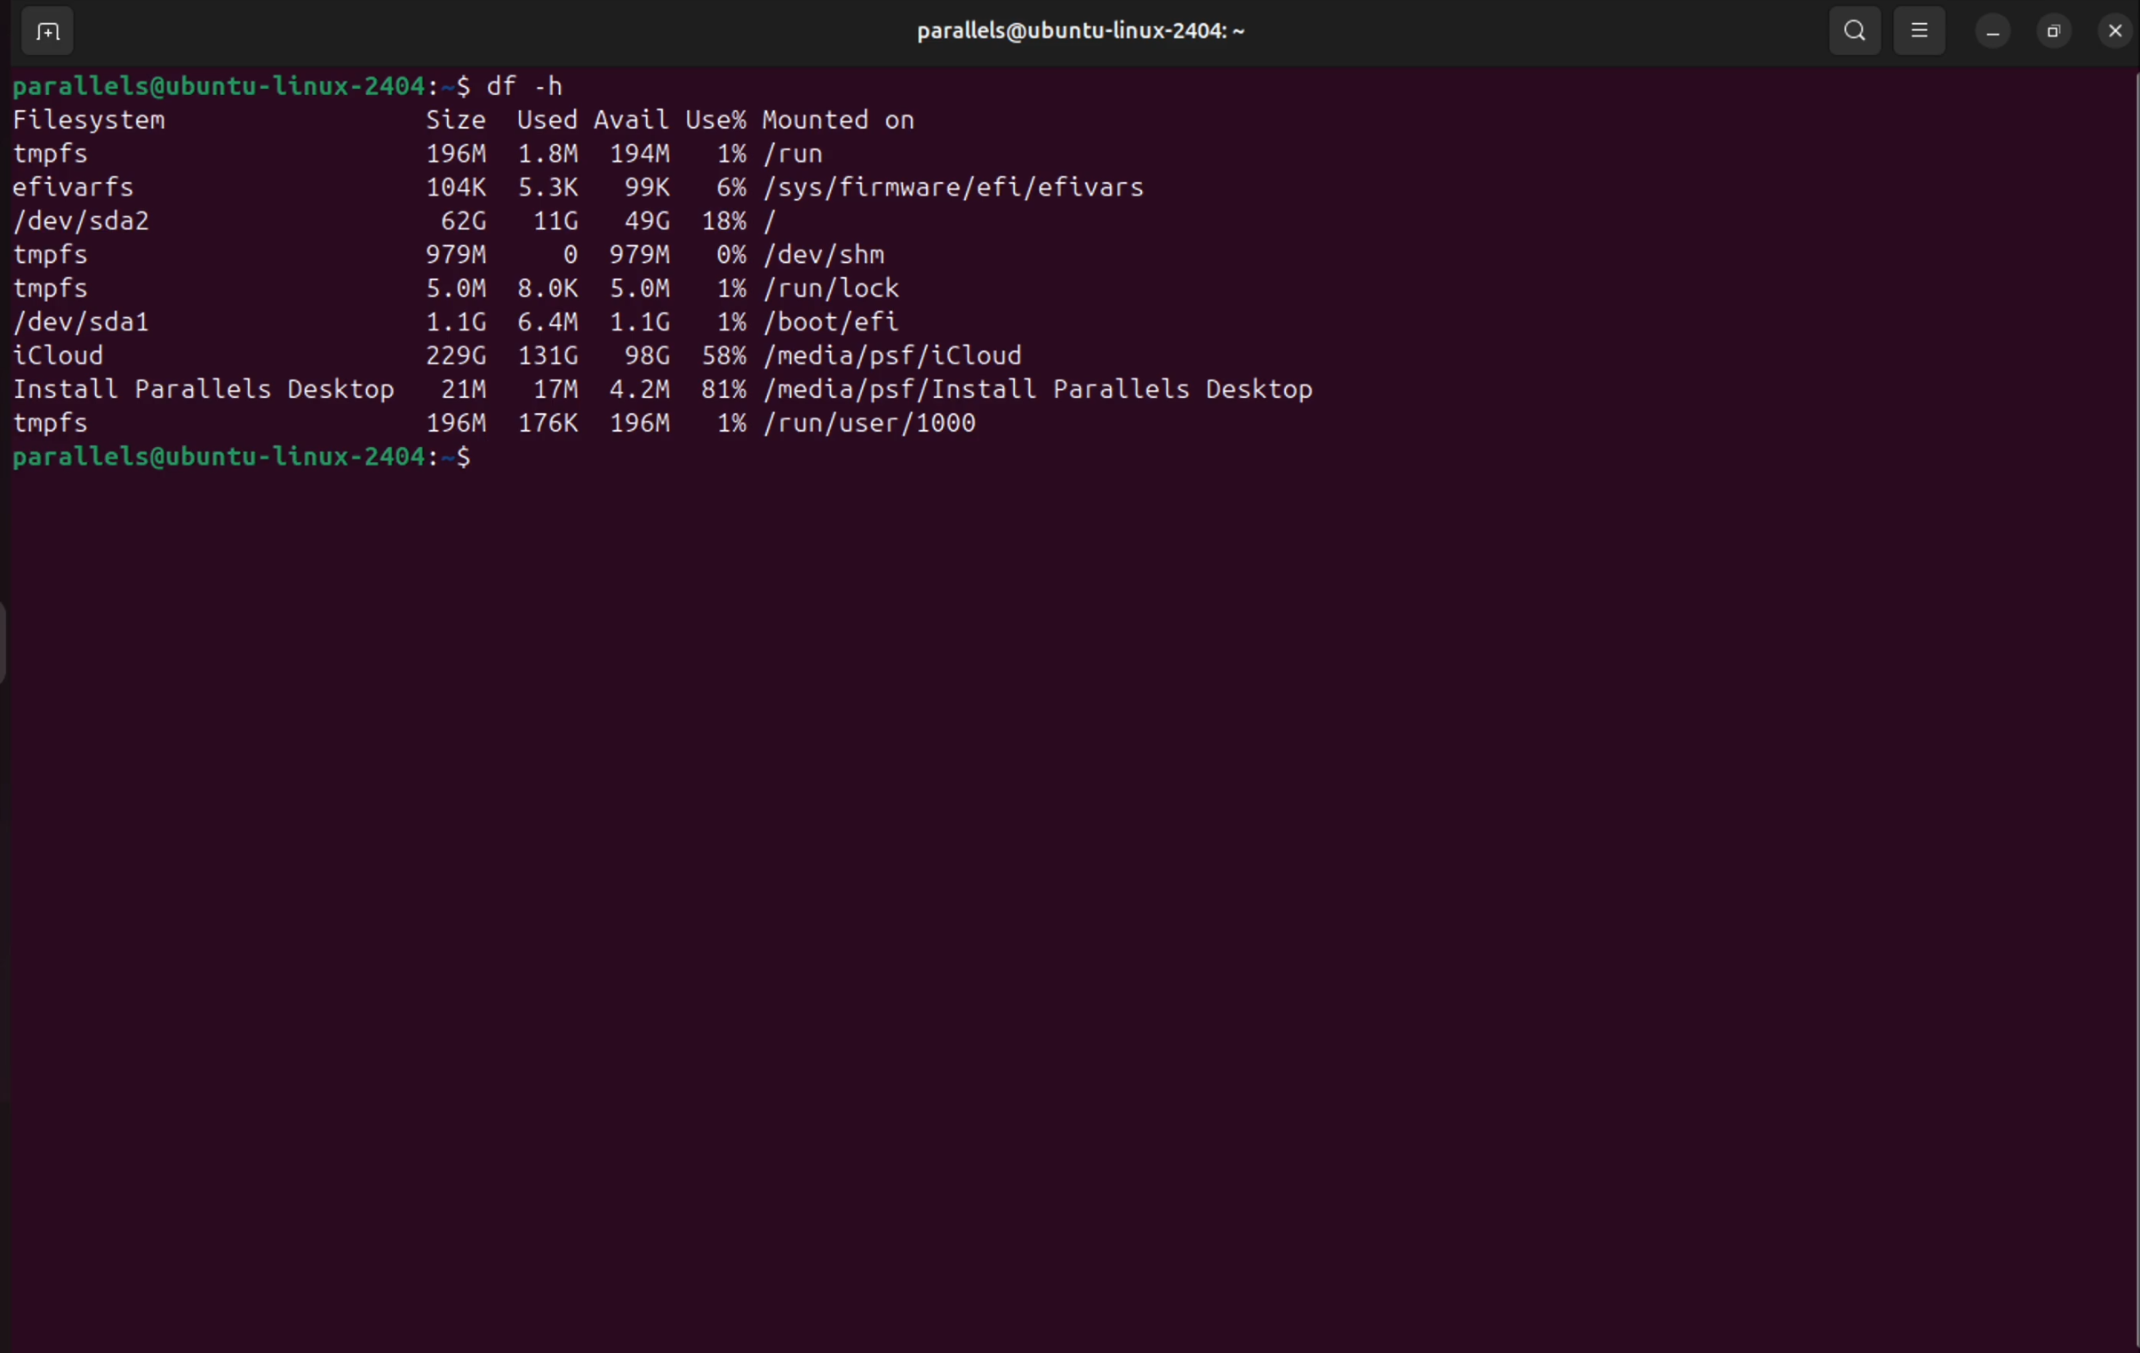 Image resolution: width=2140 pixels, height=1353 pixels. Describe the element at coordinates (640, 288) in the screenshot. I see `5.0 m` at that location.